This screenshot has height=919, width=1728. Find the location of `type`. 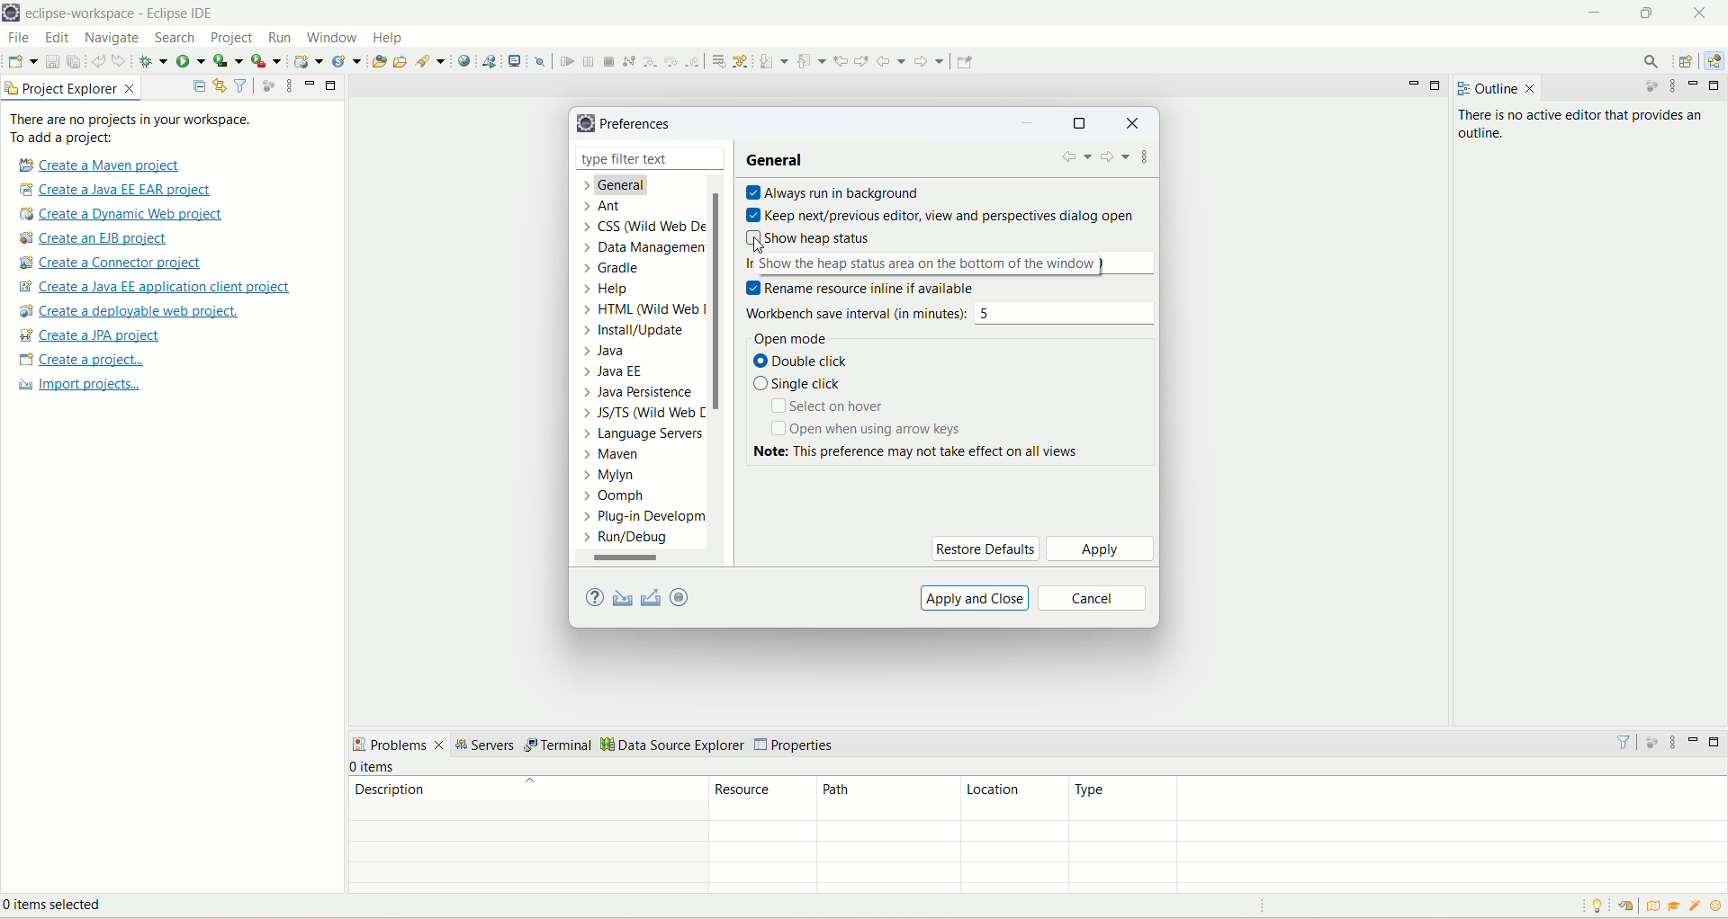

type is located at coordinates (1397, 799).